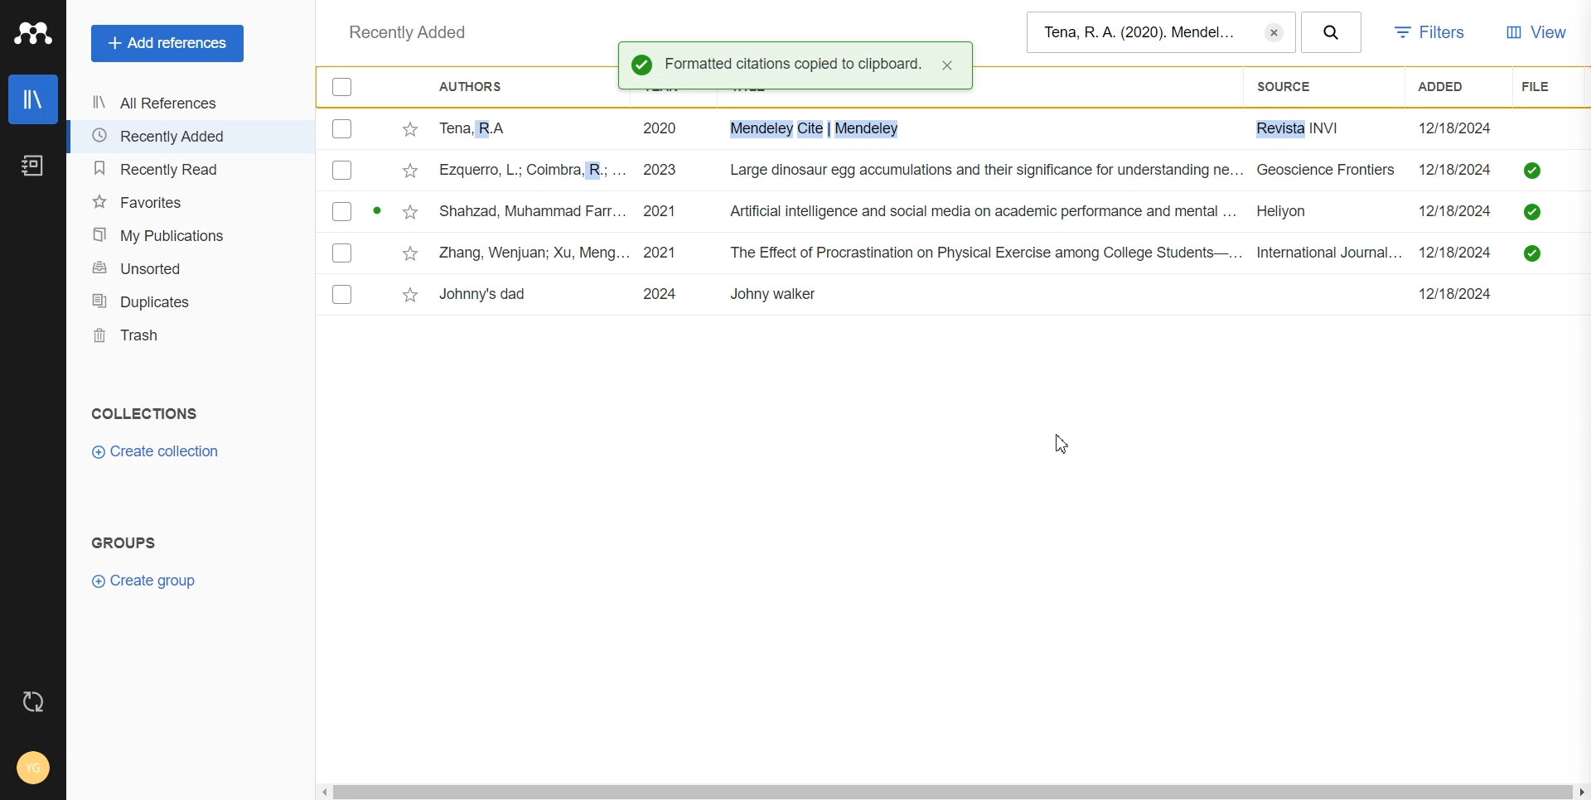 The image size is (1591, 800). What do you see at coordinates (343, 128) in the screenshot?
I see `Checkbox` at bounding box center [343, 128].